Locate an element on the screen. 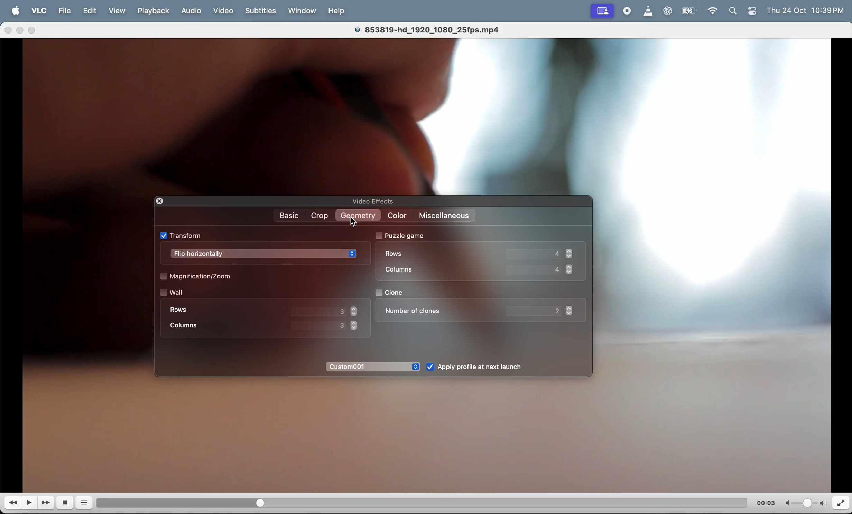 Image resolution: width=852 pixels, height=514 pixels. check box is located at coordinates (160, 292).